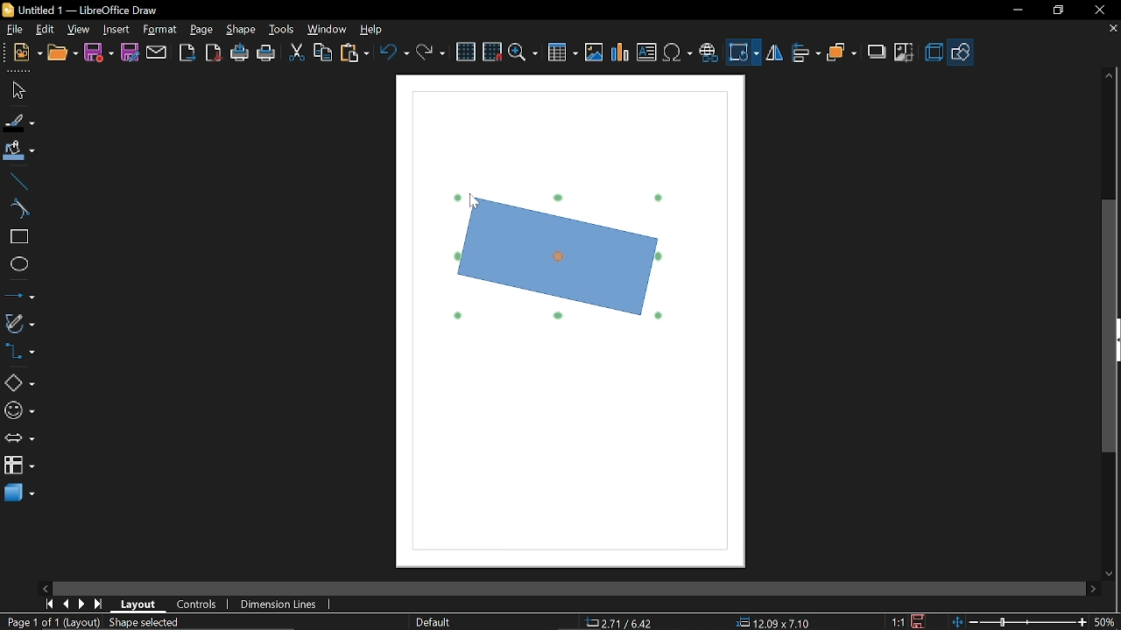 The width and height of the screenshot is (1121, 630). Describe the element at coordinates (138, 605) in the screenshot. I see `Layout` at that location.